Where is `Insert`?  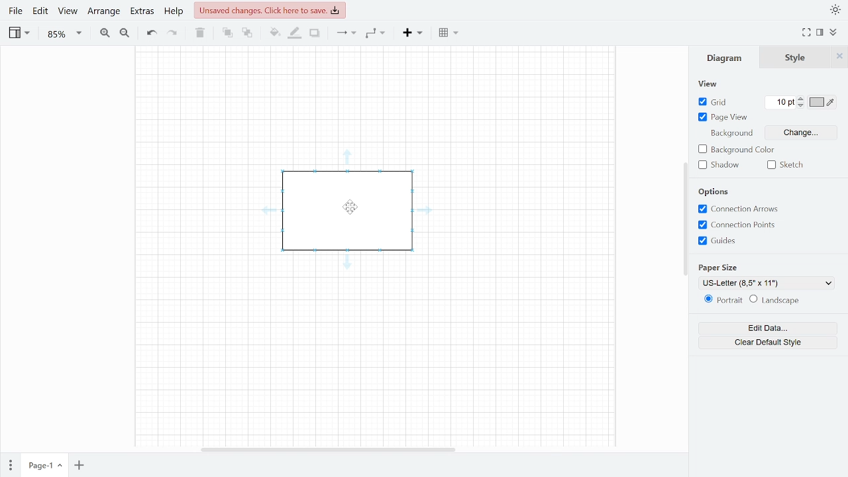 Insert is located at coordinates (412, 34).